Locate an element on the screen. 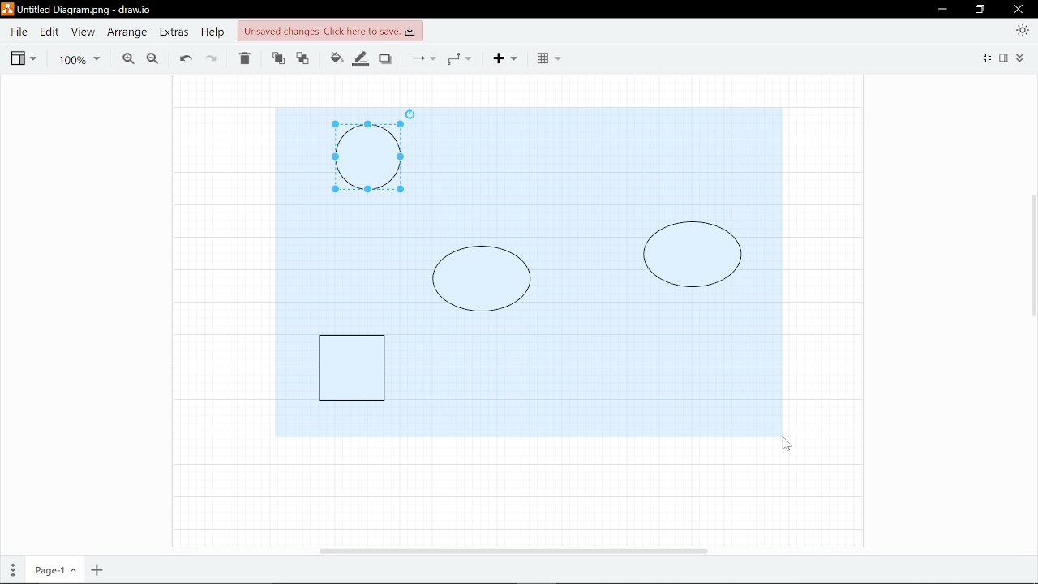  Shadow is located at coordinates (388, 58).